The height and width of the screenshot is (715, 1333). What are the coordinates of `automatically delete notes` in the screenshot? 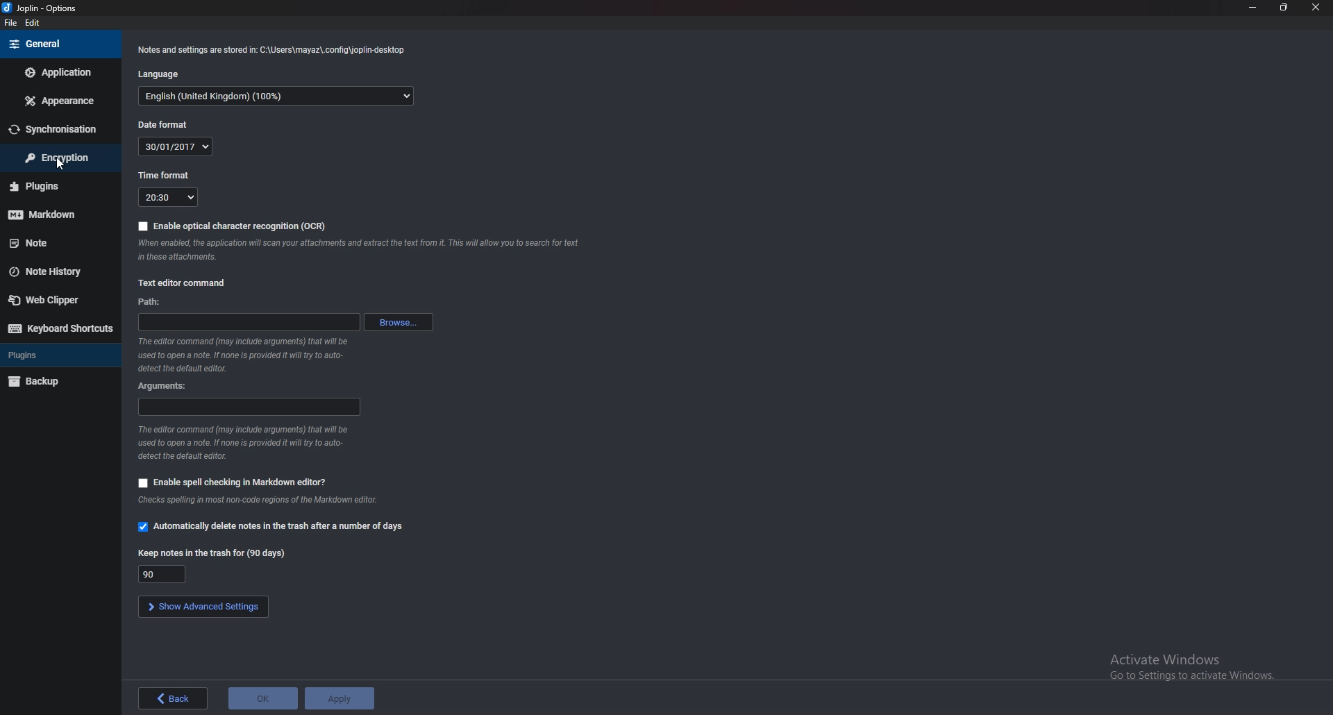 It's located at (278, 528).